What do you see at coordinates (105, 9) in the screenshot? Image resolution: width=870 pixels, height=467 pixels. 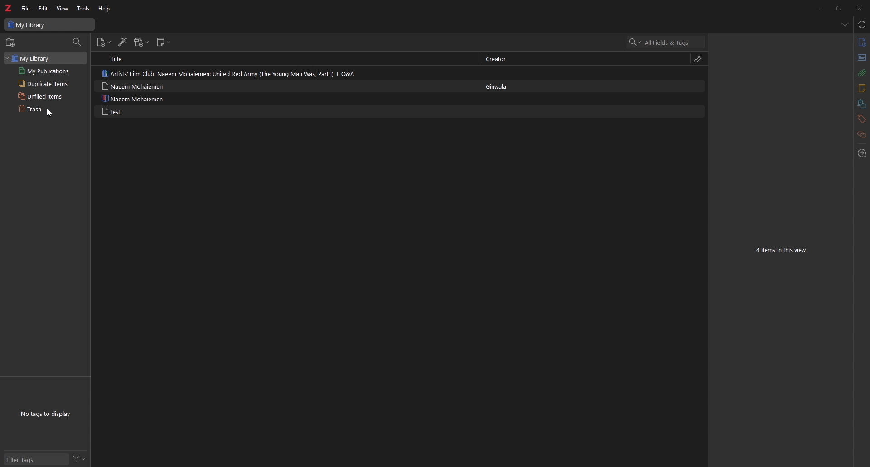 I see `help` at bounding box center [105, 9].